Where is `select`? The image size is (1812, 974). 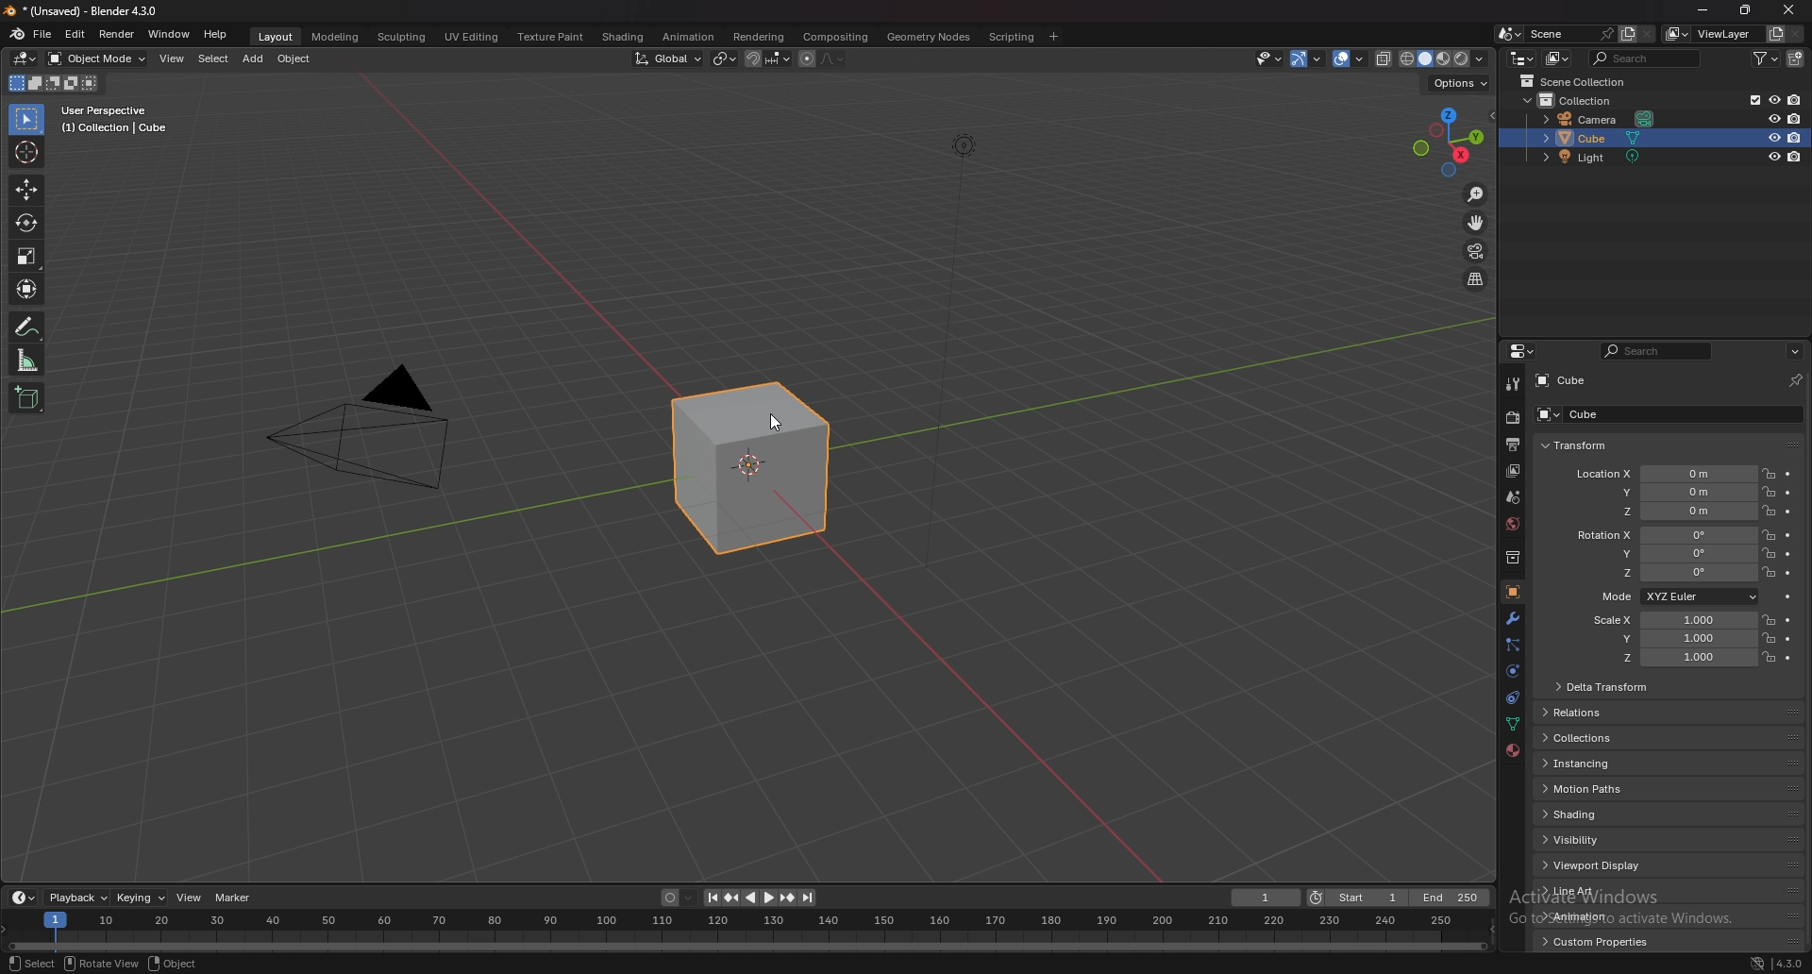
select is located at coordinates (214, 59).